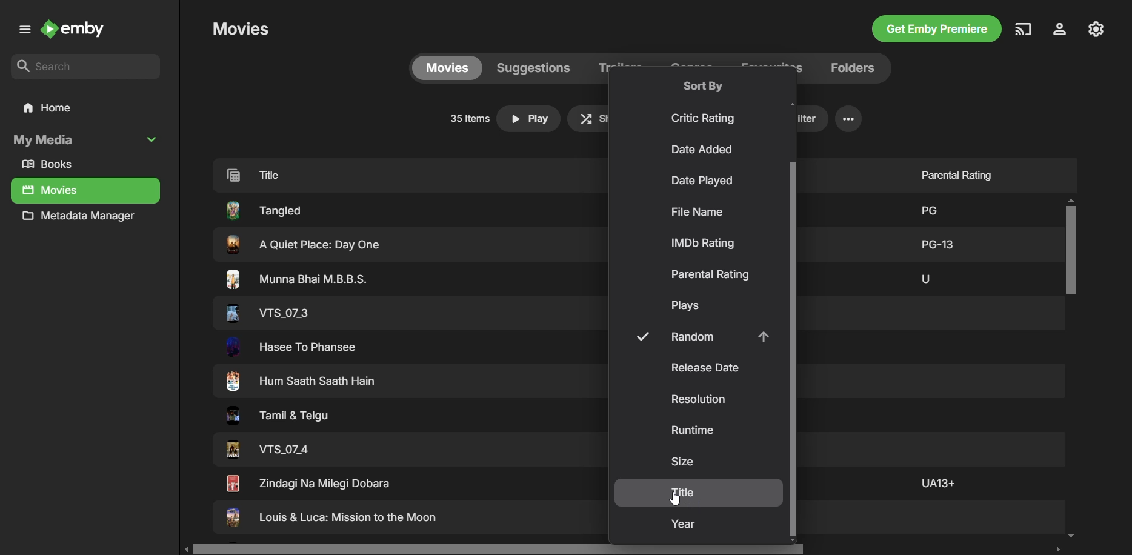 This screenshot has height=555, width=1132. What do you see at coordinates (699, 337) in the screenshot?
I see `Current Sort Order - Random` at bounding box center [699, 337].